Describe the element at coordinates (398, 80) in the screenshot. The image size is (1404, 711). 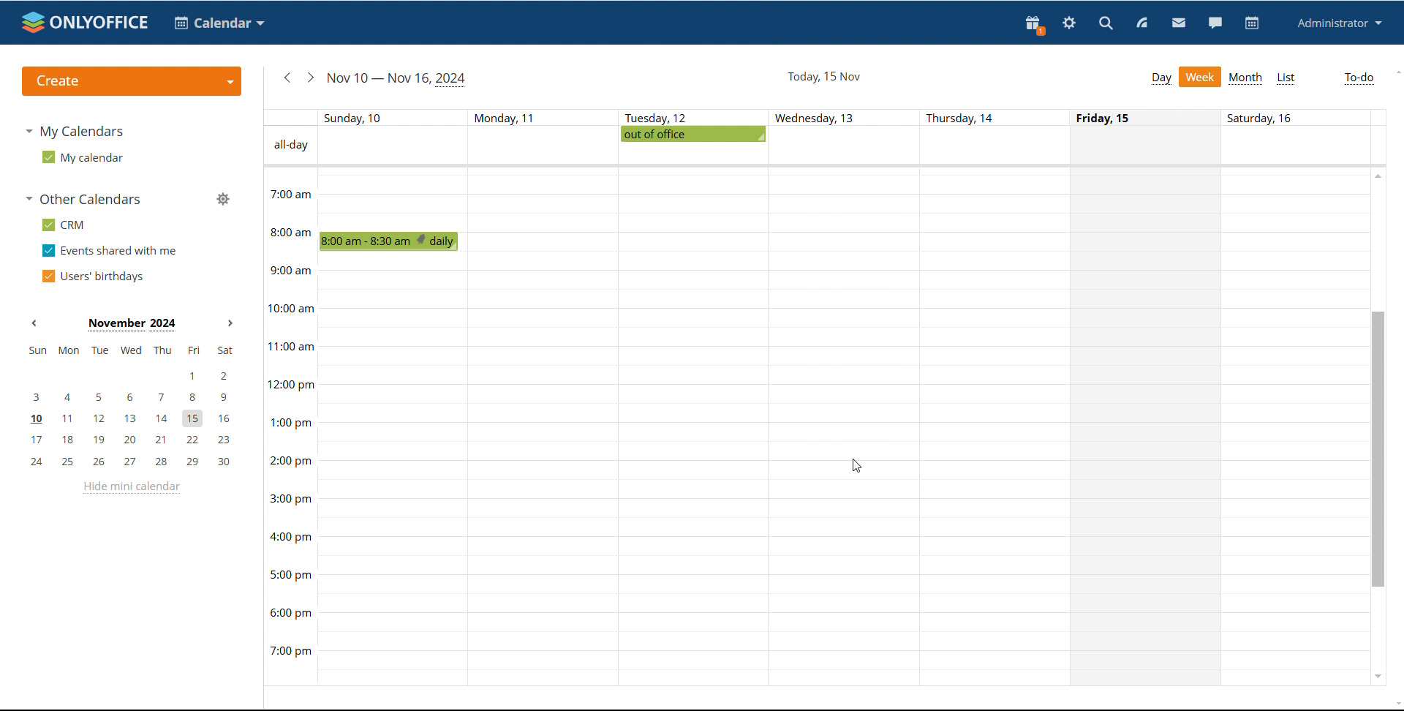
I see `current date` at that location.